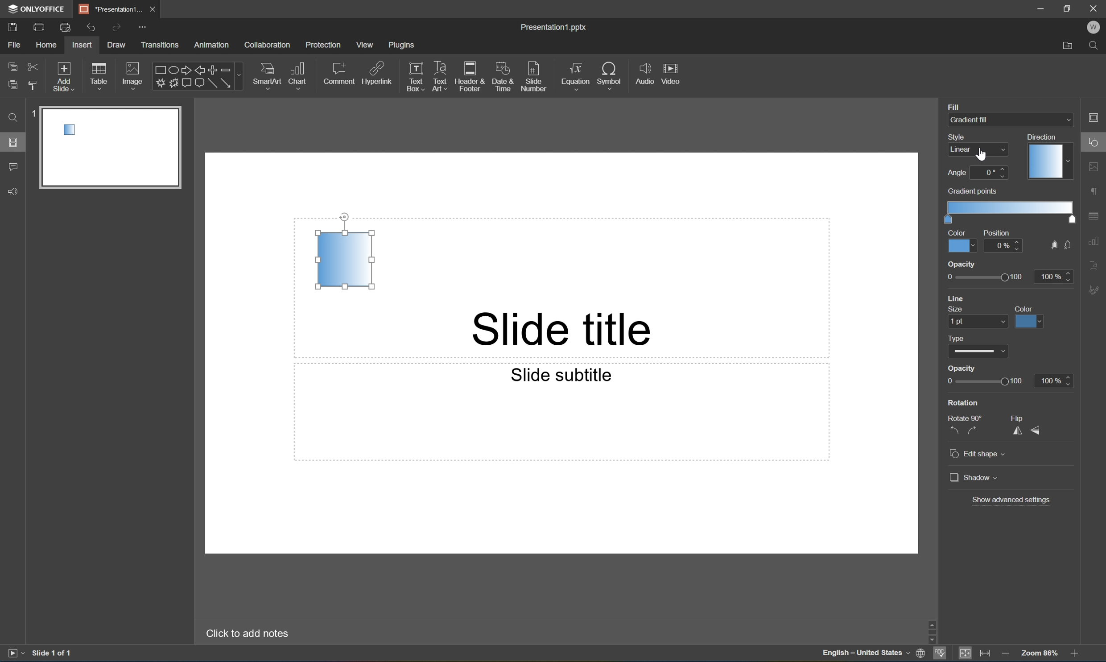  Describe the element at coordinates (158, 70) in the screenshot. I see `Rectangle` at that location.